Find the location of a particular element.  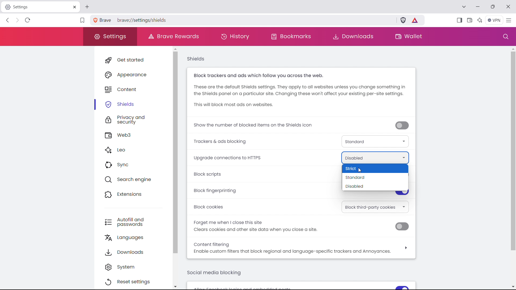

open new tab is located at coordinates (87, 7).